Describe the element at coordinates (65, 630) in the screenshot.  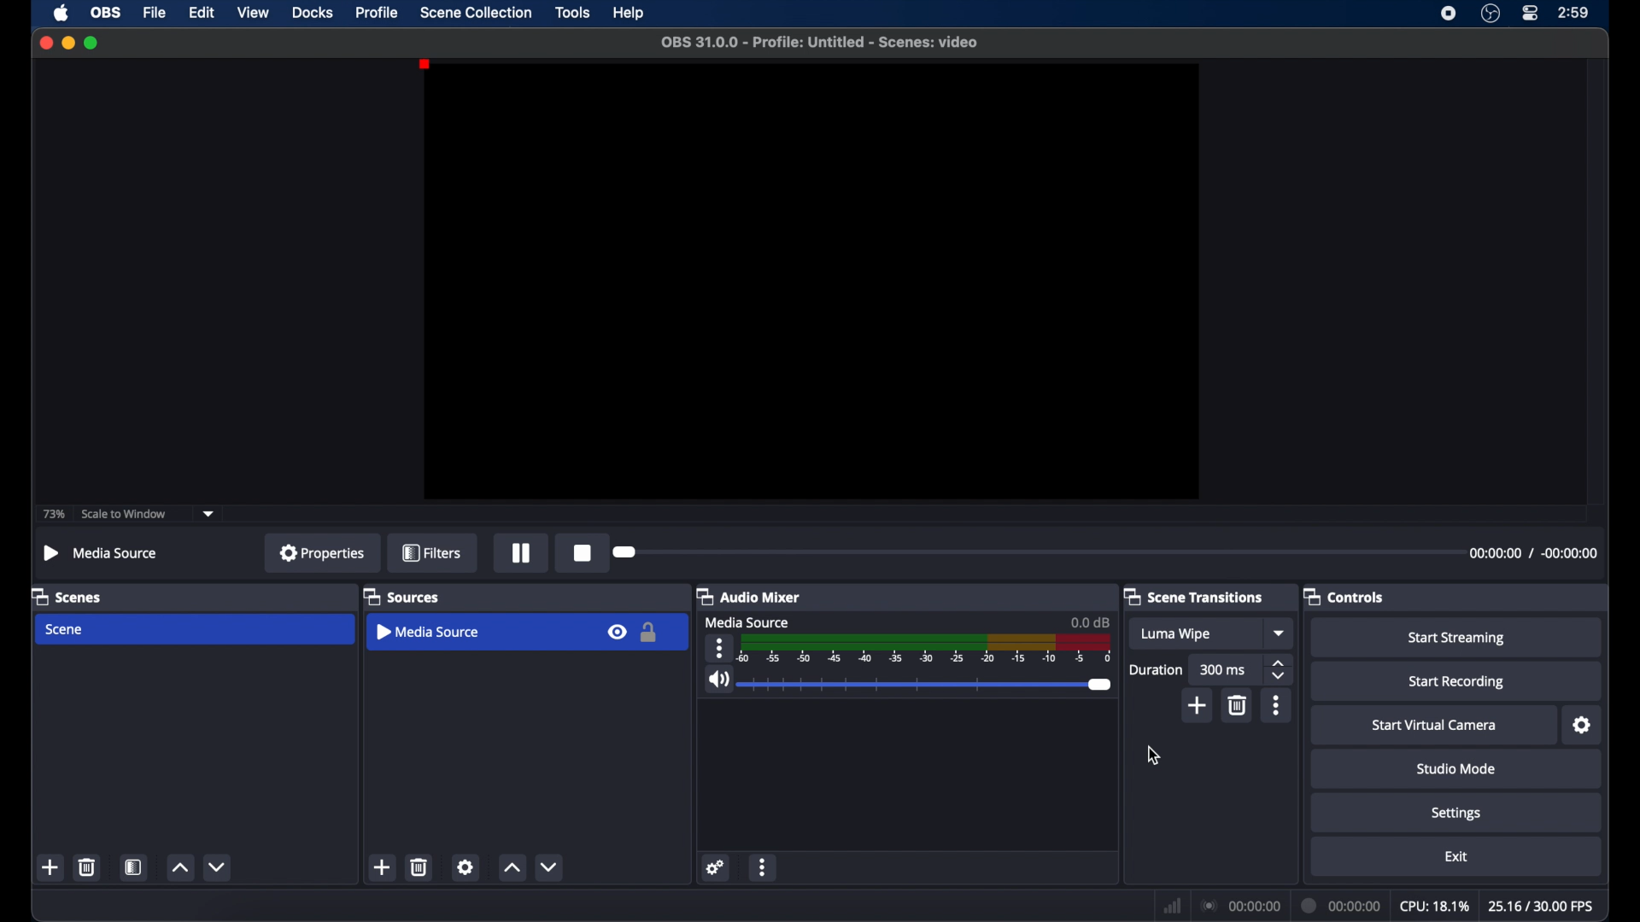
I see `scene` at that location.